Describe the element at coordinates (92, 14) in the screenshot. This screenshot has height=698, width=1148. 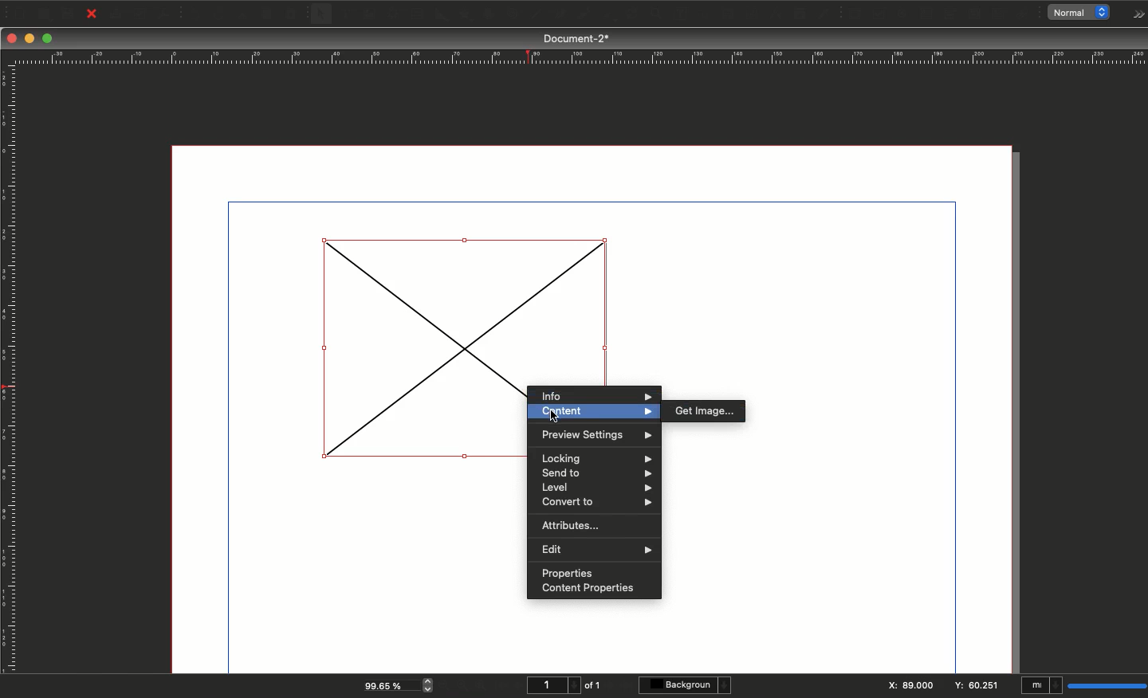
I see `Close` at that location.